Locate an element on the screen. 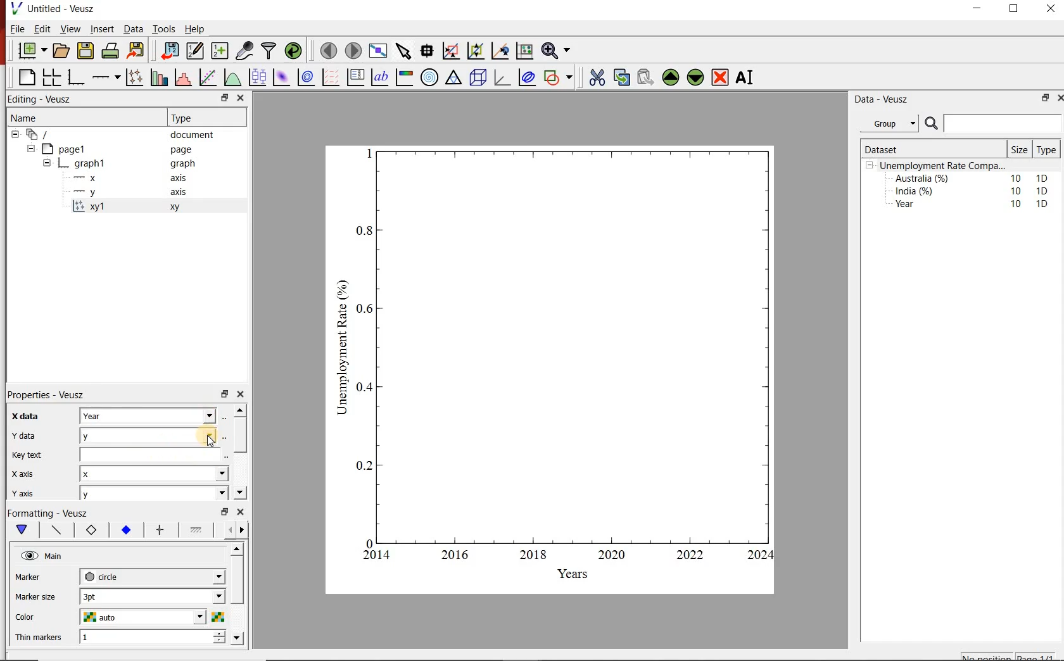 The width and height of the screenshot is (1064, 661). Year is located at coordinates (150, 415).